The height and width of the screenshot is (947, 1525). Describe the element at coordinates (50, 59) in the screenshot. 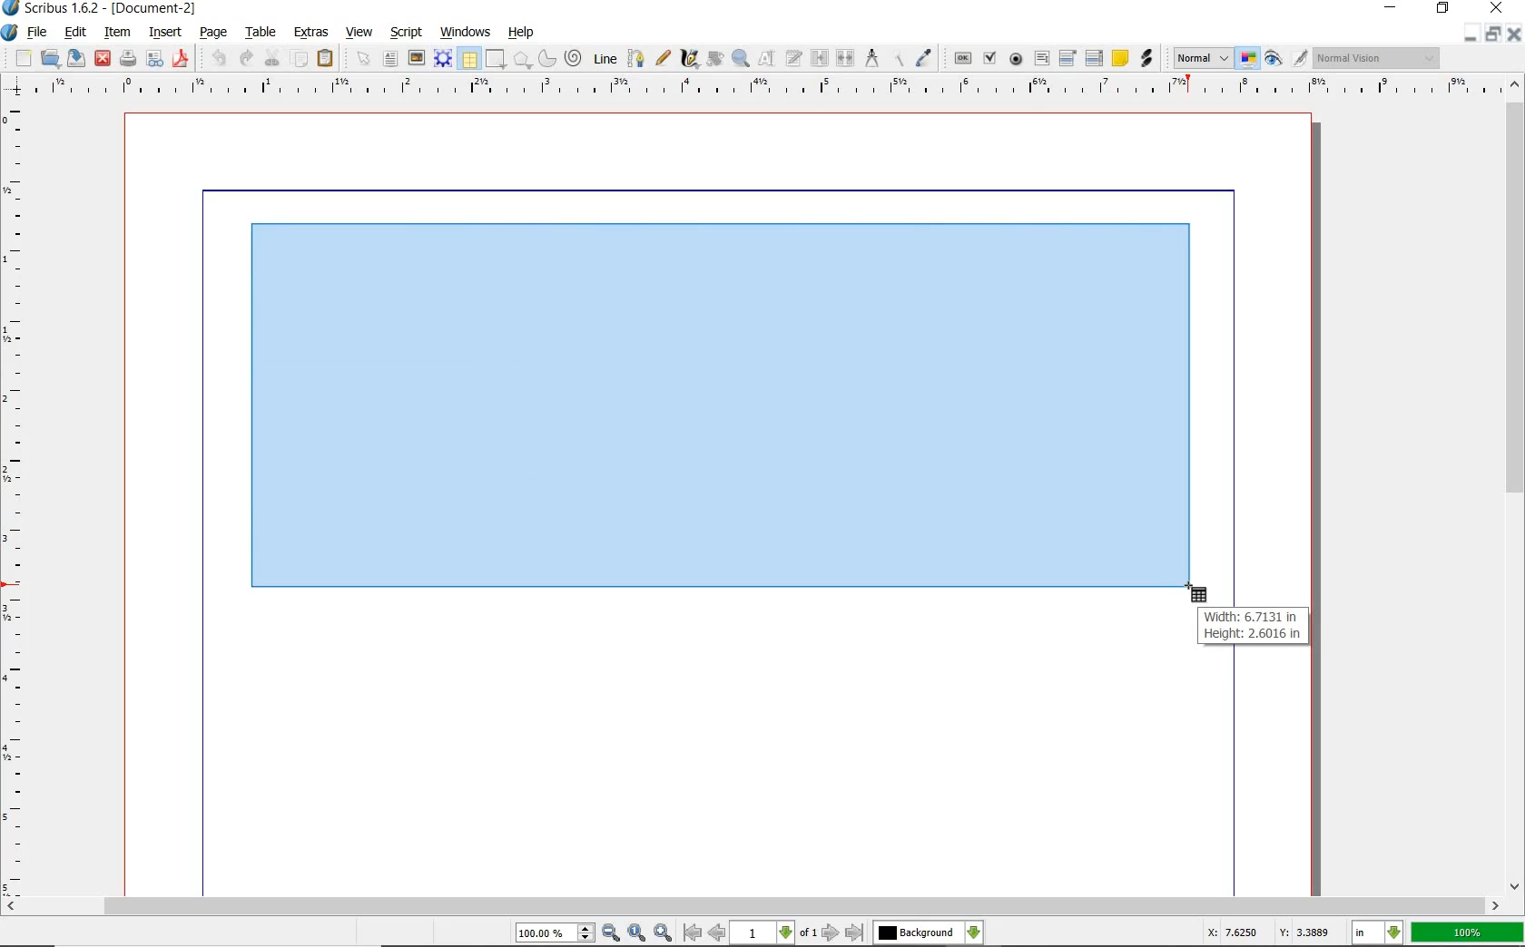

I see `open` at that location.